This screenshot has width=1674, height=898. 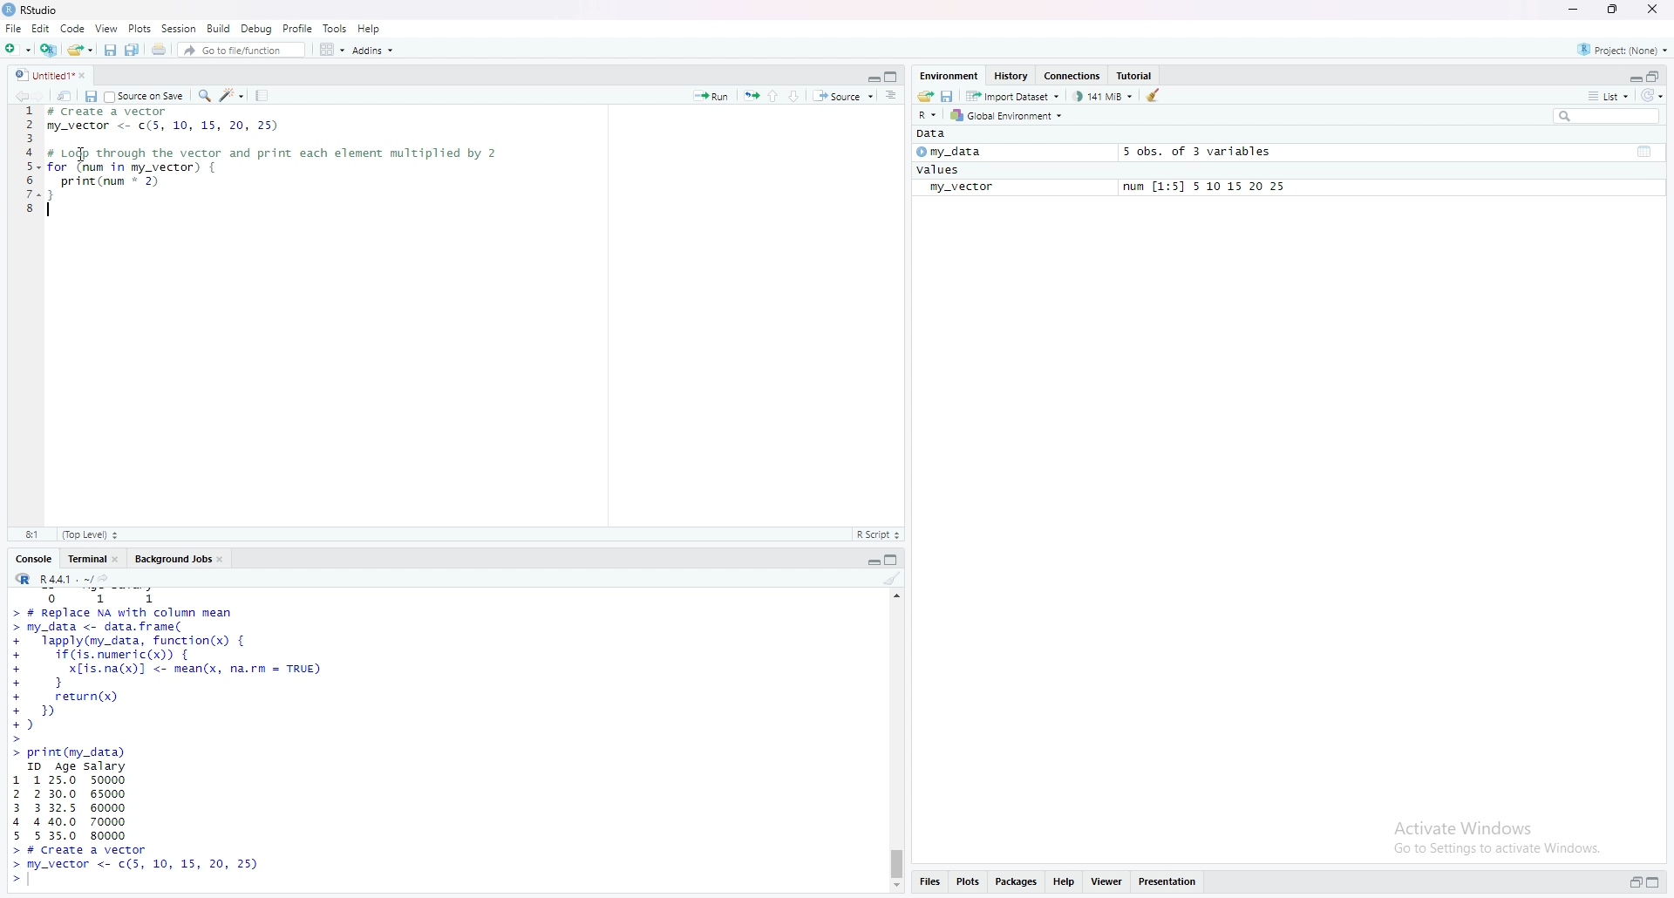 I want to click on files, so click(x=933, y=883).